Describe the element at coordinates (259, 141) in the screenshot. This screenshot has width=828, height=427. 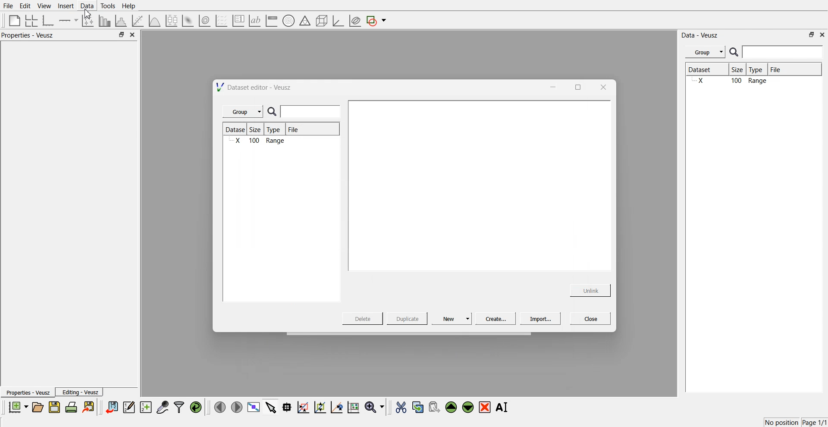
I see `X 100 Range` at that location.